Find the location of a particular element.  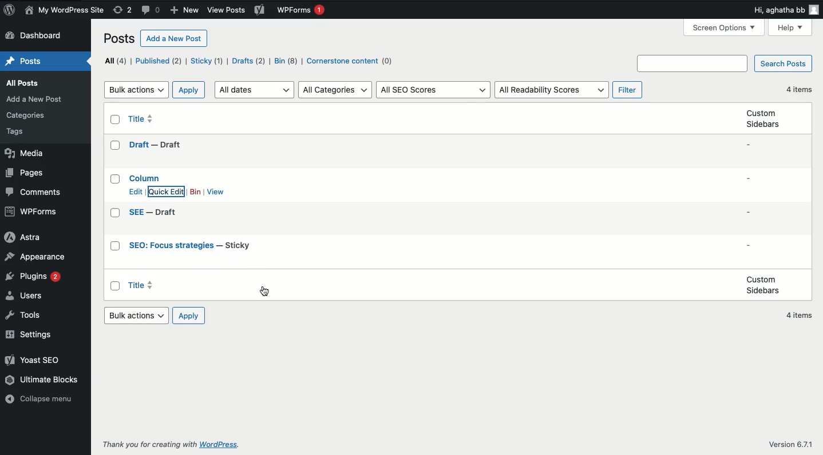

Title is located at coordinates (140, 285).